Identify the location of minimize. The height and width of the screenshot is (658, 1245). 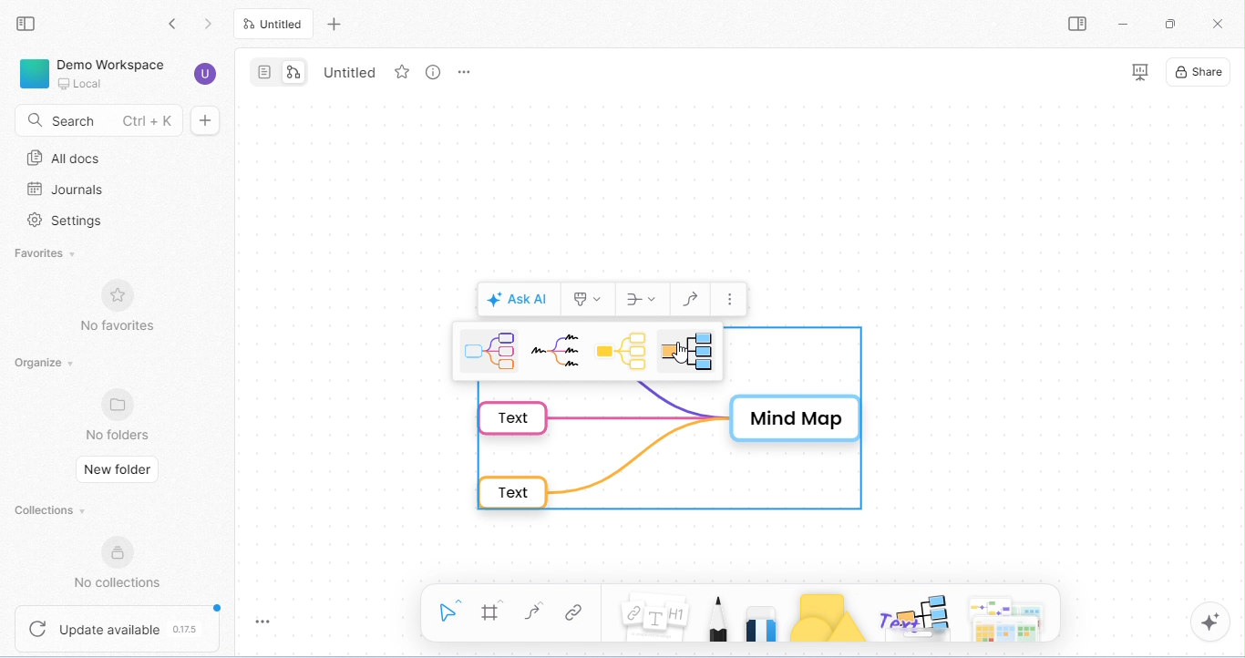
(1127, 26).